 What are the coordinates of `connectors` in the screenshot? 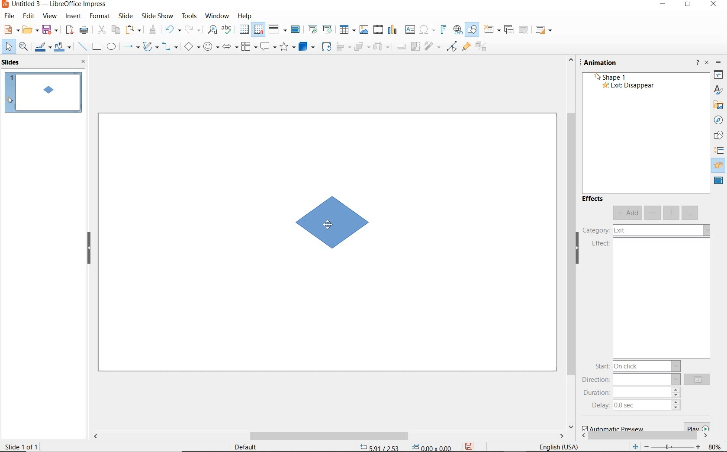 It's located at (170, 46).